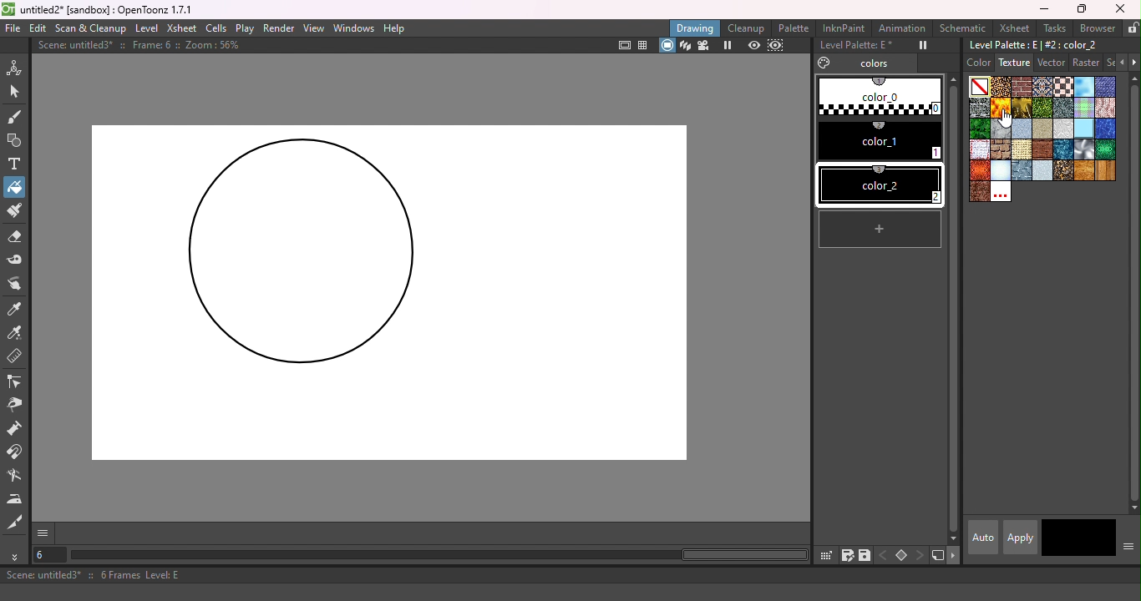  I want to click on Camera view, so click(706, 45).